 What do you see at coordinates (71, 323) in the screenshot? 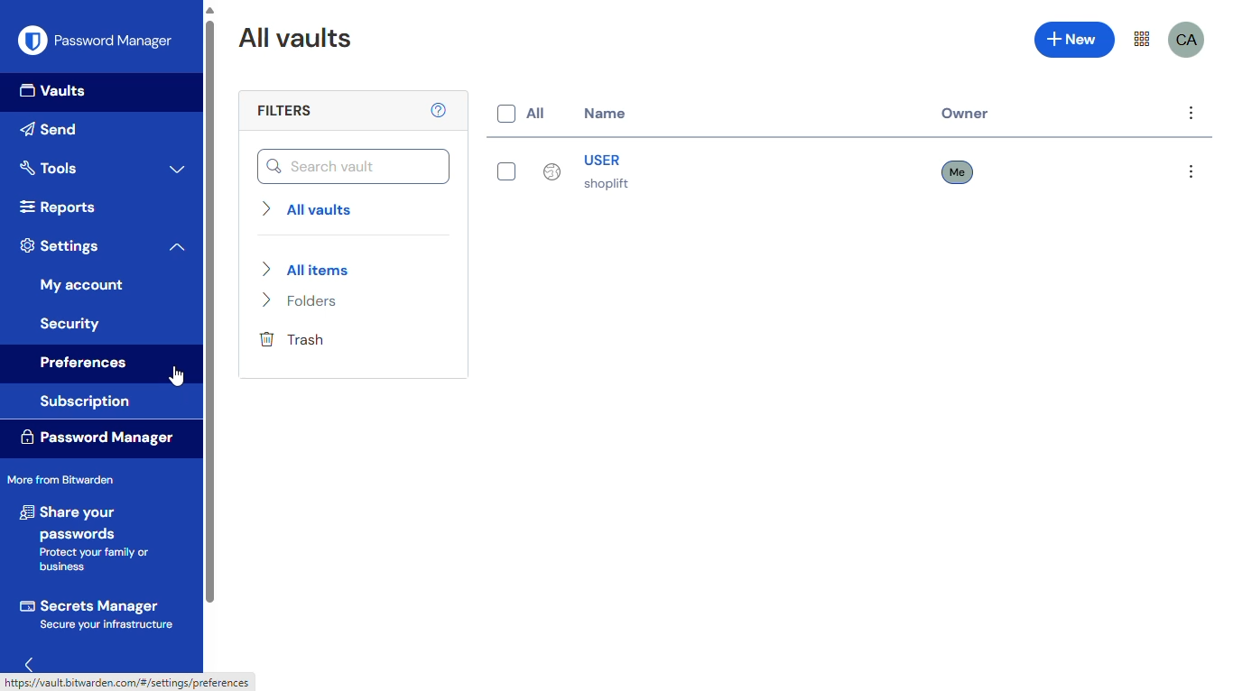
I see `security` at bounding box center [71, 323].